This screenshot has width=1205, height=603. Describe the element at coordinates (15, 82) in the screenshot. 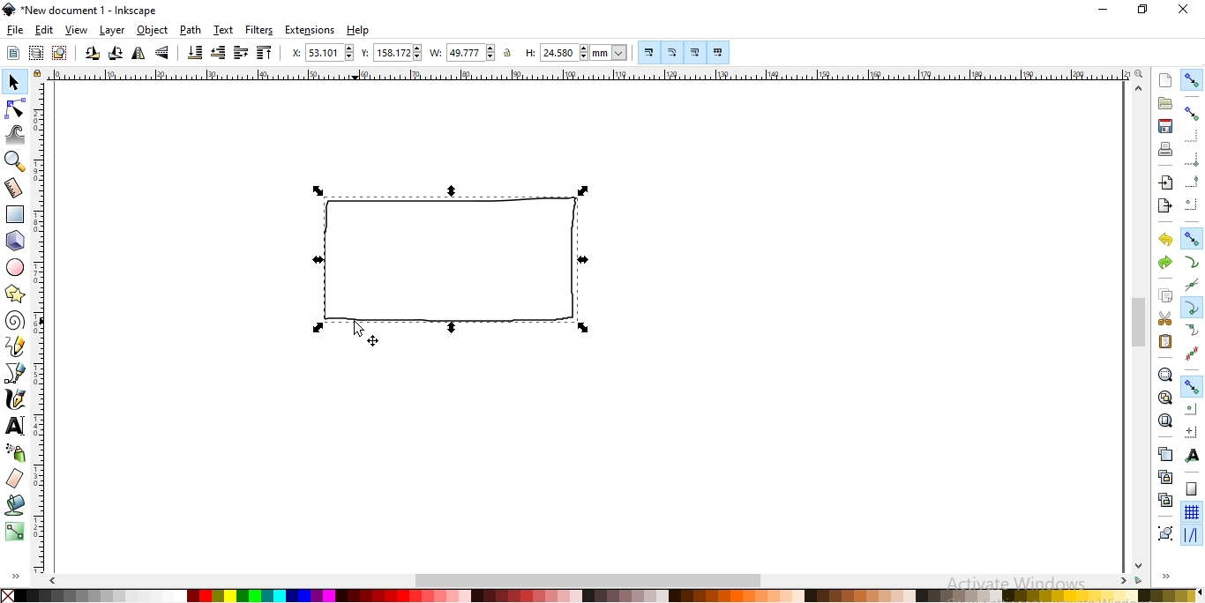

I see `select and transform objects` at that location.